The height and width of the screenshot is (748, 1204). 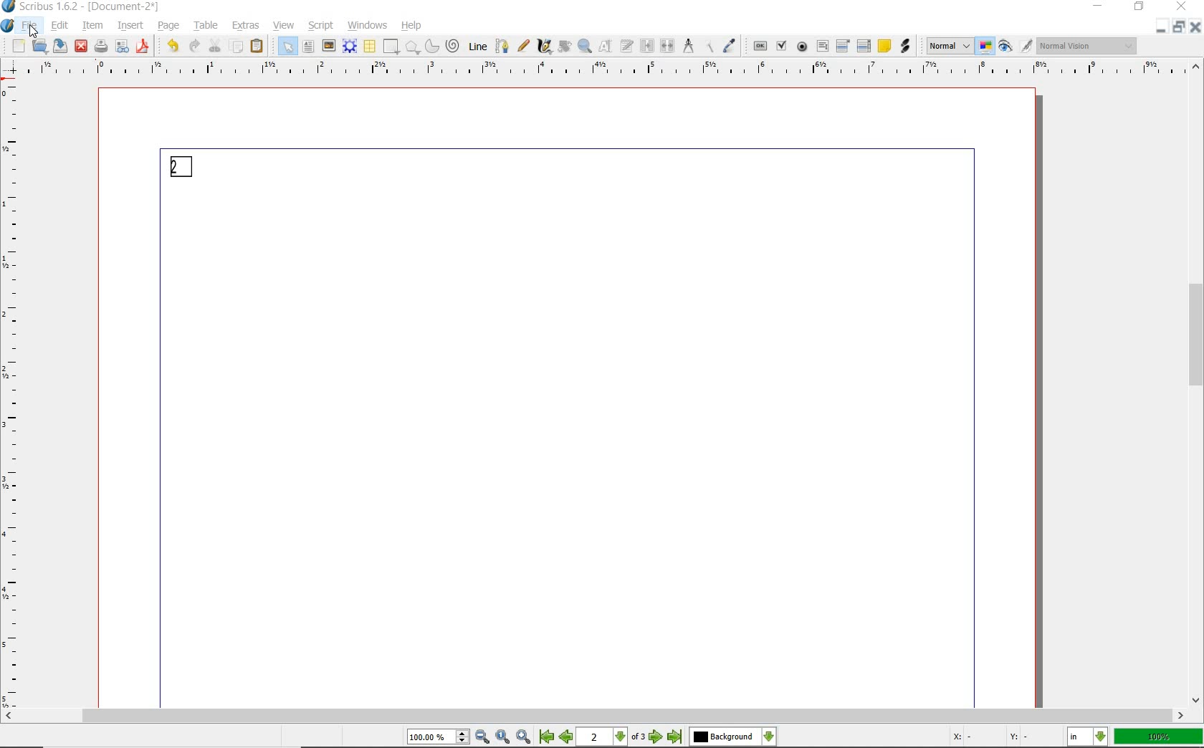 I want to click on pdf radio button, so click(x=803, y=47).